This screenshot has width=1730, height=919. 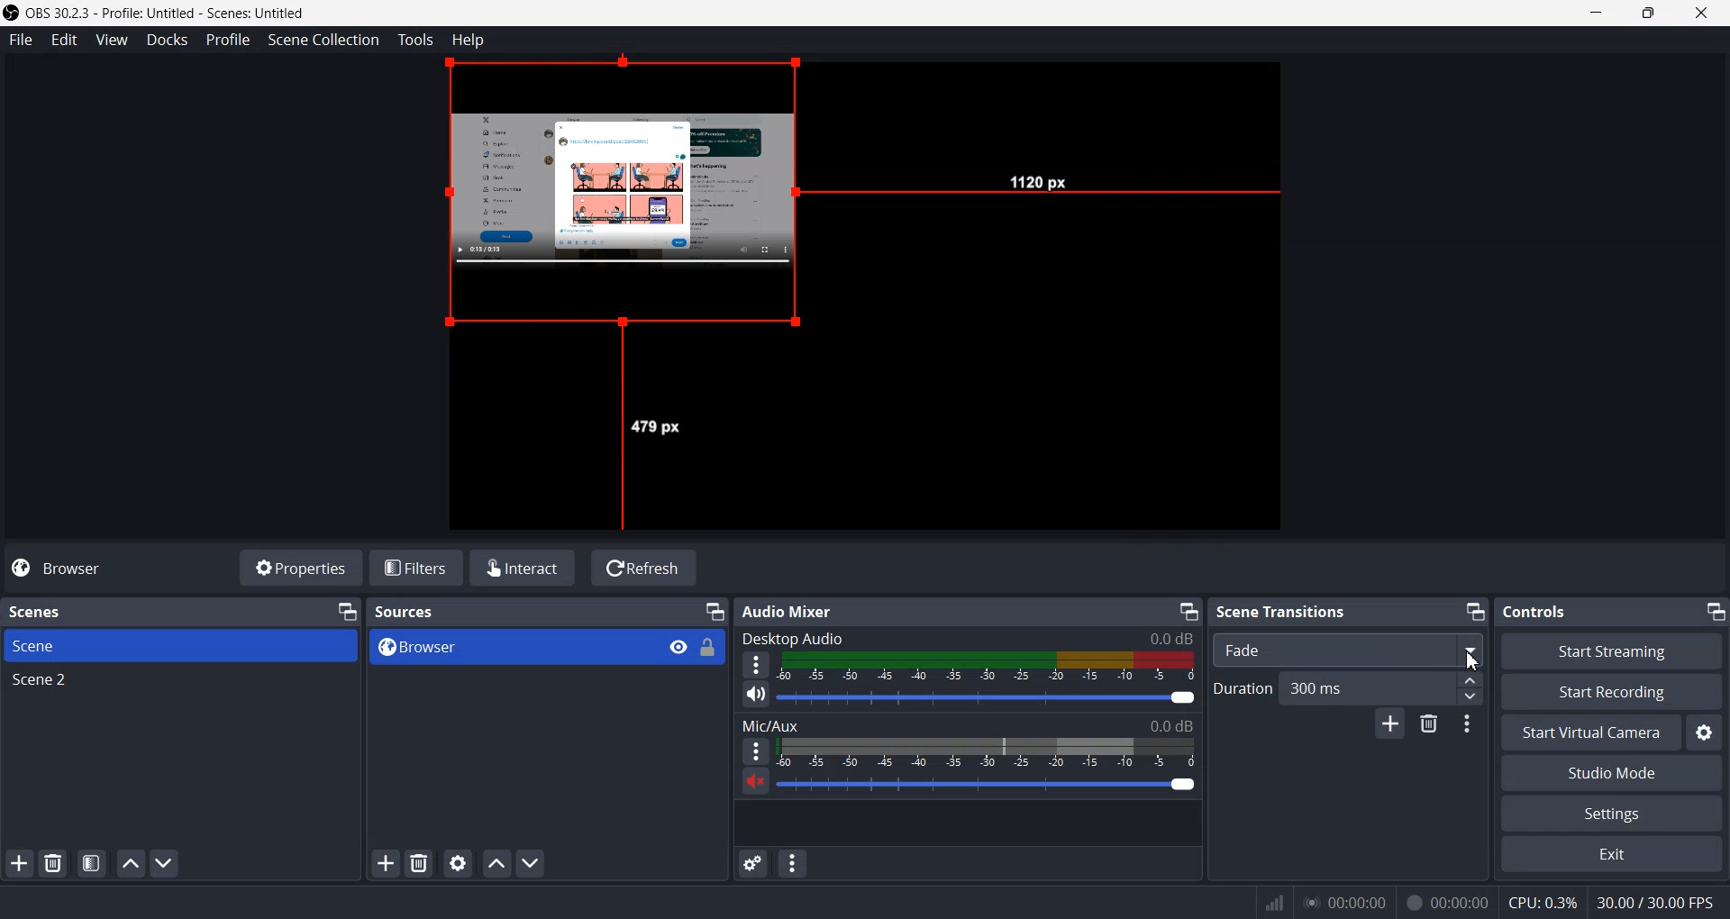 What do you see at coordinates (1656, 904) in the screenshot?
I see `` at bounding box center [1656, 904].